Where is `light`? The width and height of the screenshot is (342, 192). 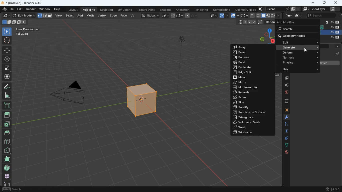
light is located at coordinates (332, 38).